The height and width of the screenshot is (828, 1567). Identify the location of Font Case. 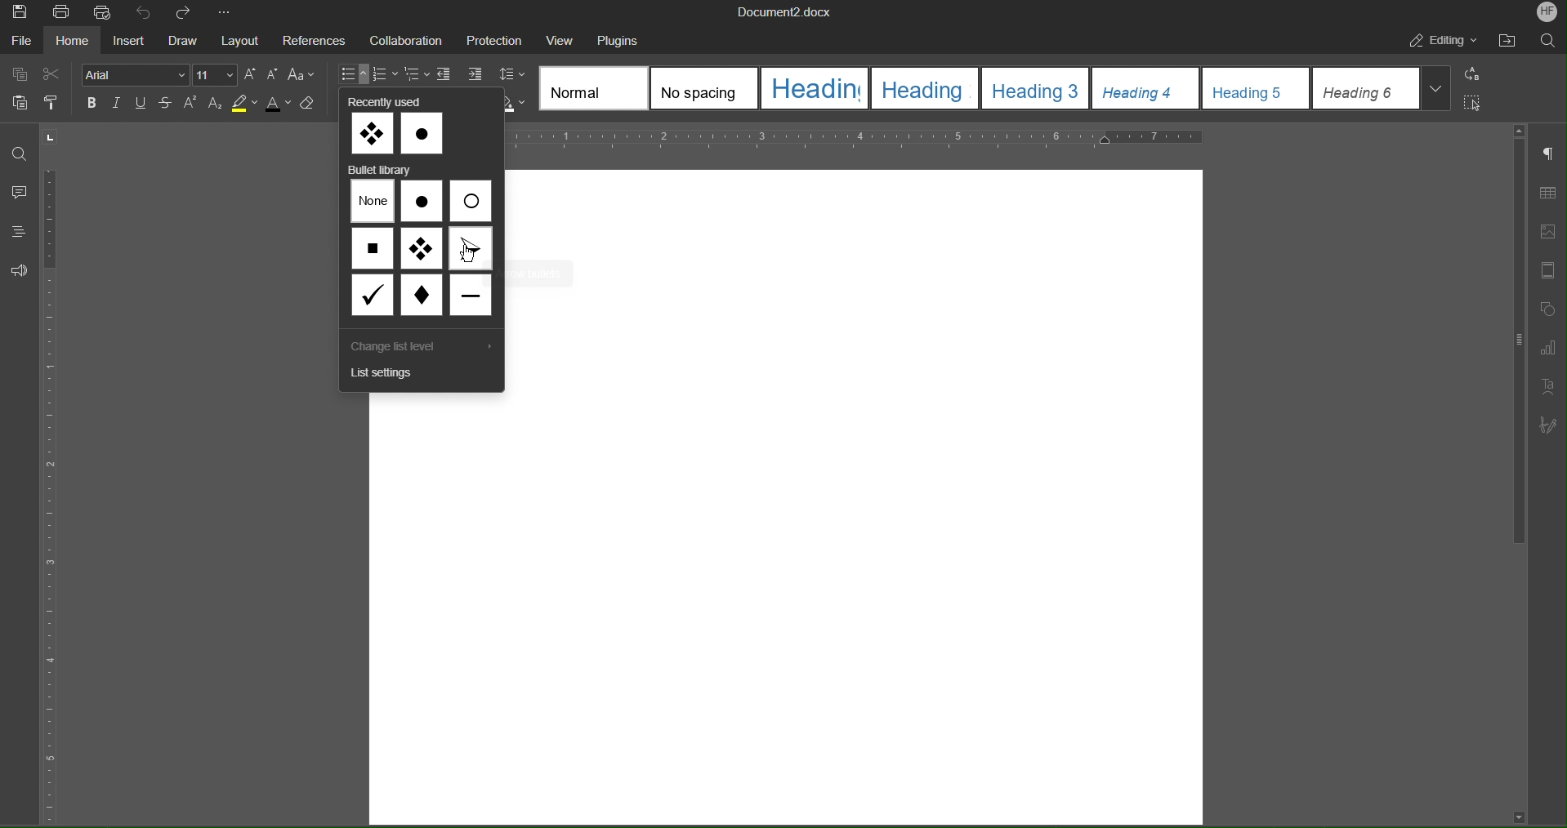
(307, 72).